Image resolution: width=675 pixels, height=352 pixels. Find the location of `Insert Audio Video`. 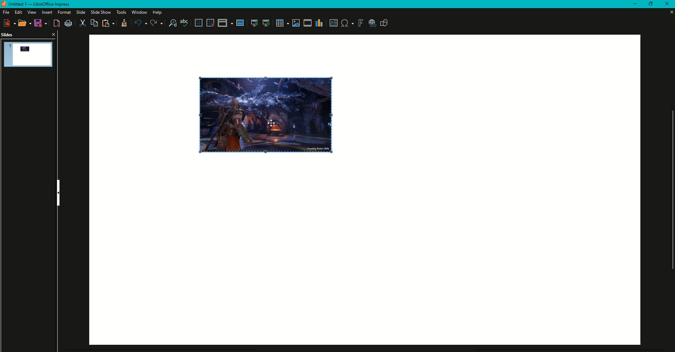

Insert Audio Video is located at coordinates (307, 23).